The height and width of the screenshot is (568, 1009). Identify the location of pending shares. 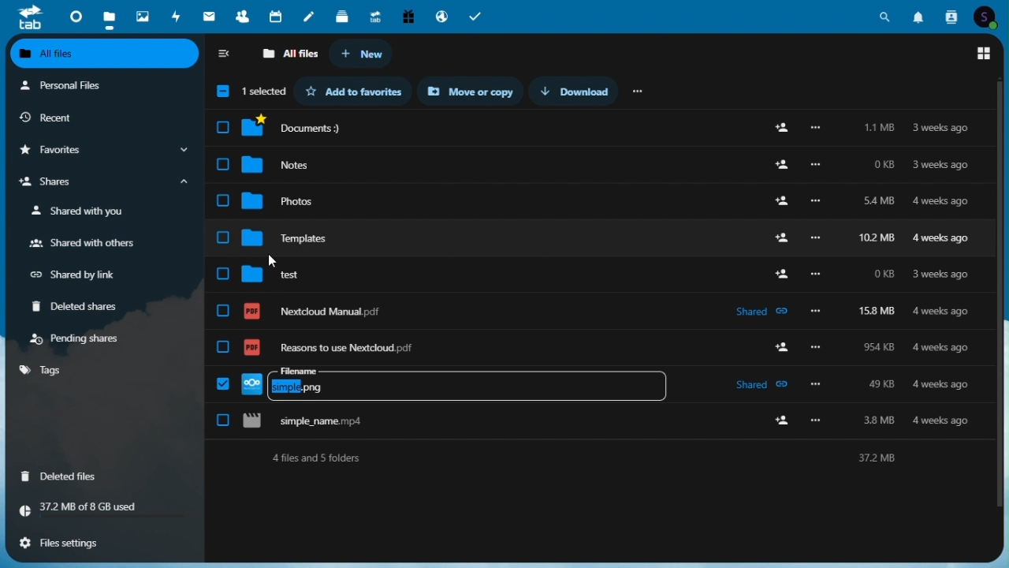
(79, 338).